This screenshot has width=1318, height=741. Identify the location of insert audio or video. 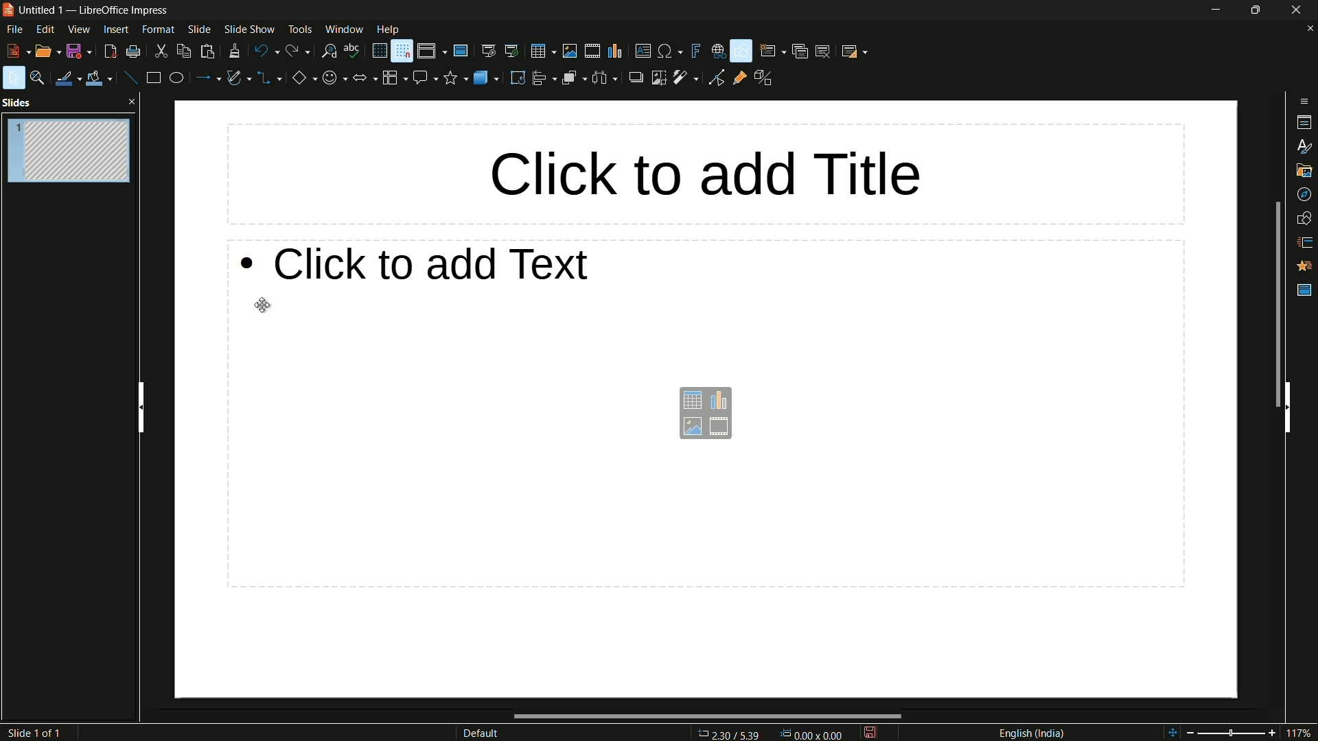
(592, 51).